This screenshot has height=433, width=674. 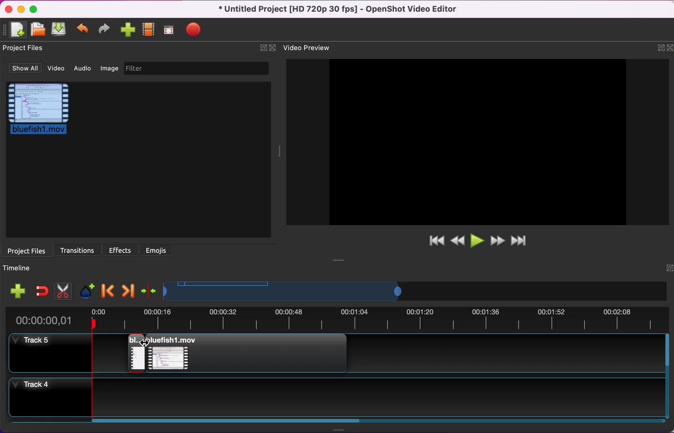 What do you see at coordinates (147, 291) in the screenshot?
I see `center the timeline` at bounding box center [147, 291].